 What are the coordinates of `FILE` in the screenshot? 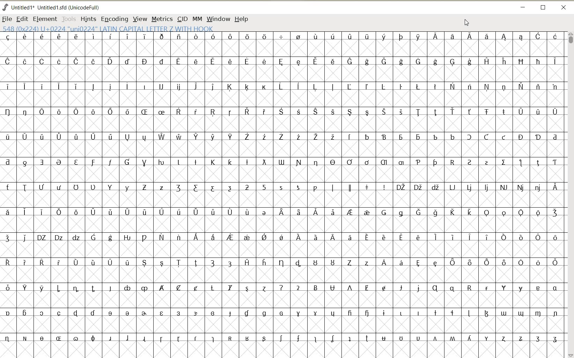 It's located at (7, 18).